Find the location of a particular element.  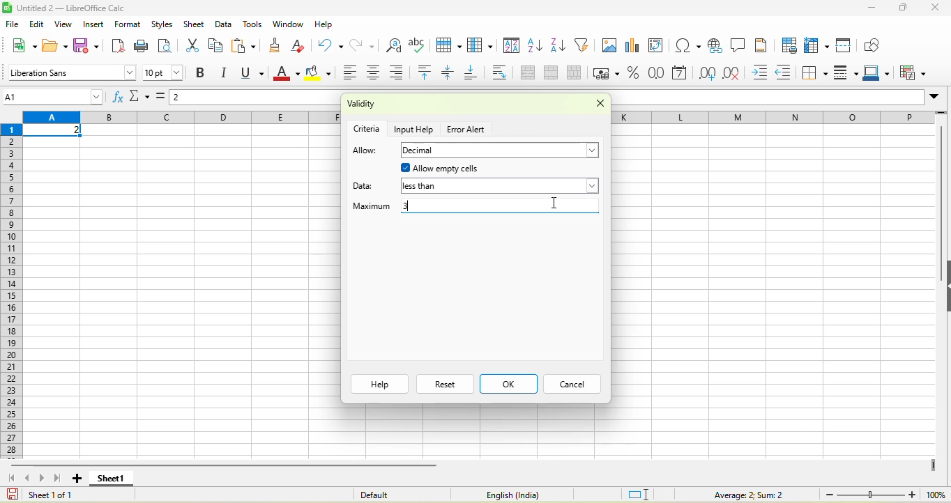

scroll to previous sheet is located at coordinates (29, 478).